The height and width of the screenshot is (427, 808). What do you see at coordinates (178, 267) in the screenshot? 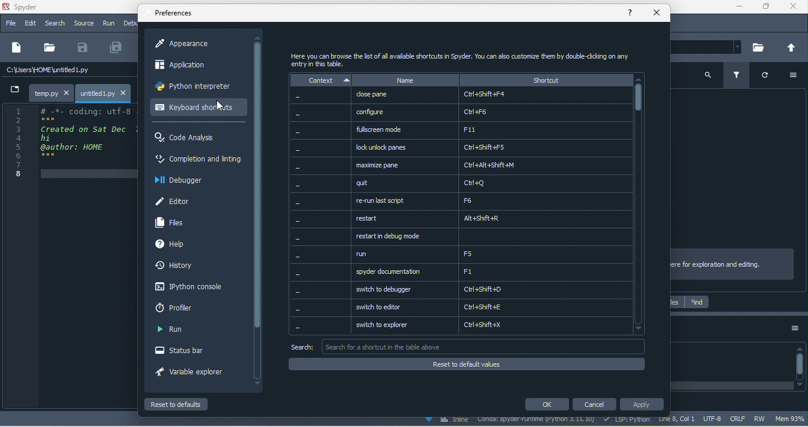
I see `history` at bounding box center [178, 267].